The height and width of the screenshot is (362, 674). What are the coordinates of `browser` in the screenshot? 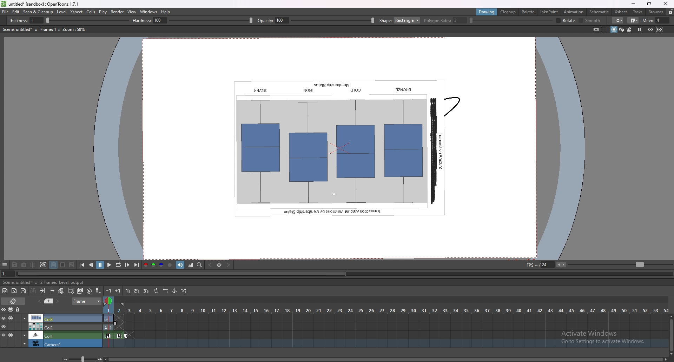 It's located at (656, 12).